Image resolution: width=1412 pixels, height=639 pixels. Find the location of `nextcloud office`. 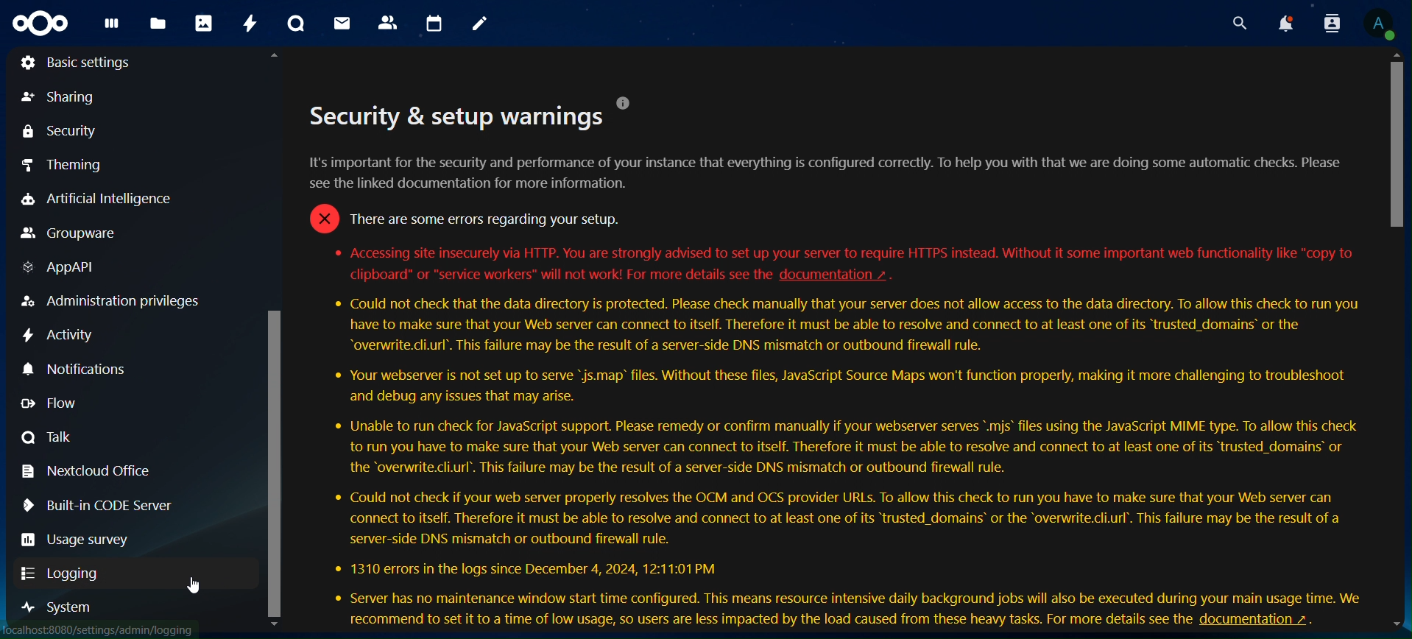

nextcloud office is located at coordinates (88, 472).